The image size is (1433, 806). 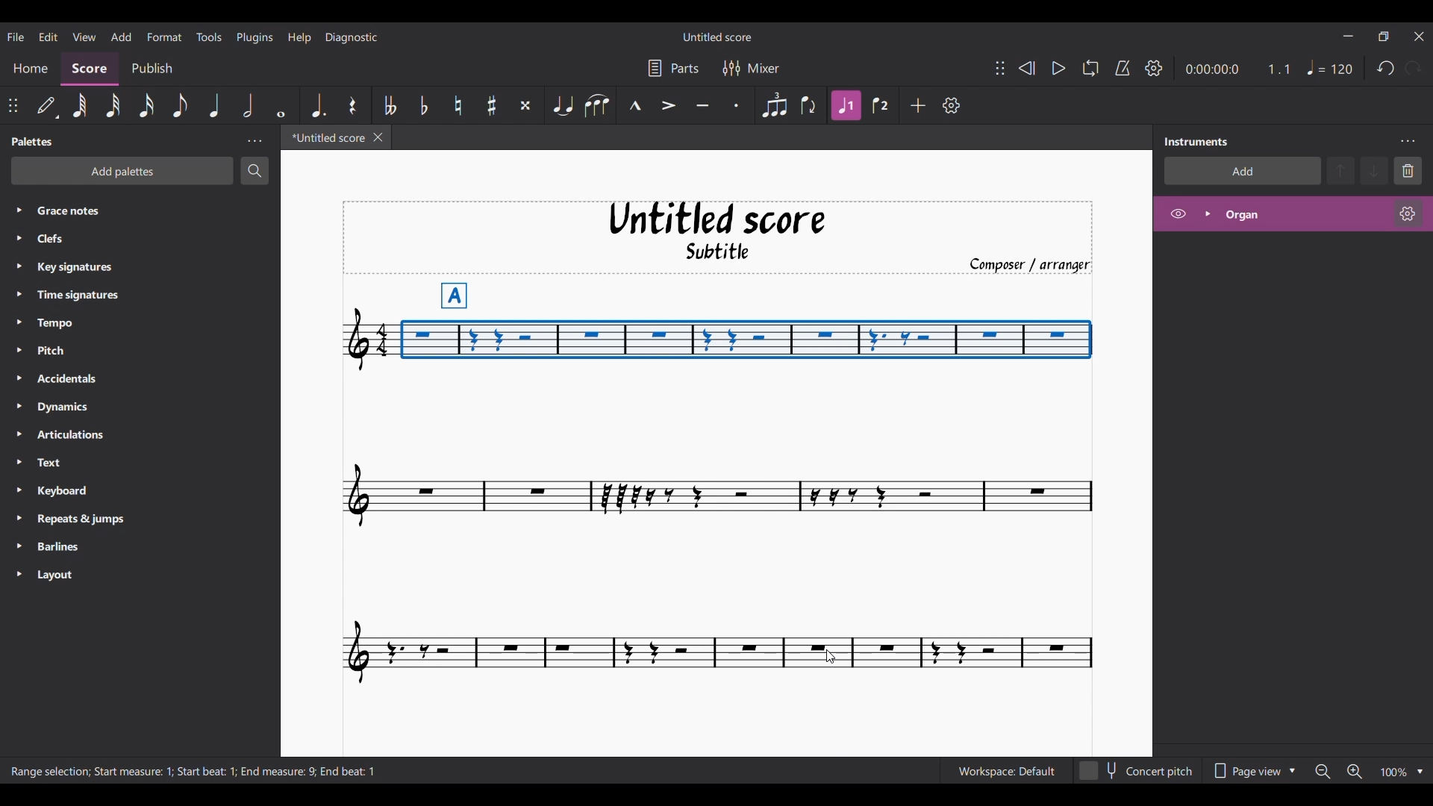 What do you see at coordinates (46, 104) in the screenshot?
I see `Default` at bounding box center [46, 104].